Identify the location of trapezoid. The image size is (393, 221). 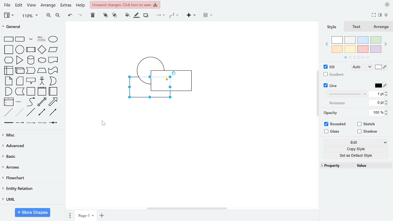
(42, 71).